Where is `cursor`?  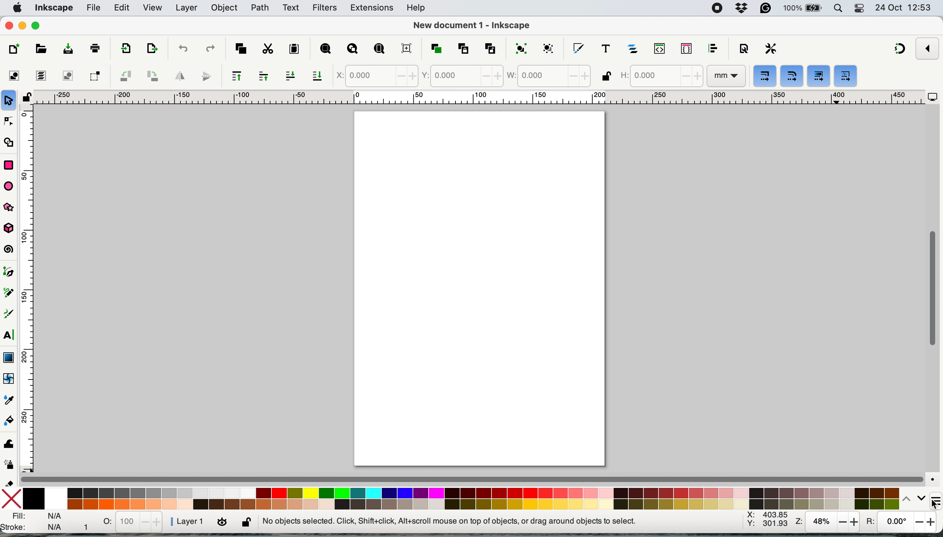
cursor is located at coordinates (933, 504).